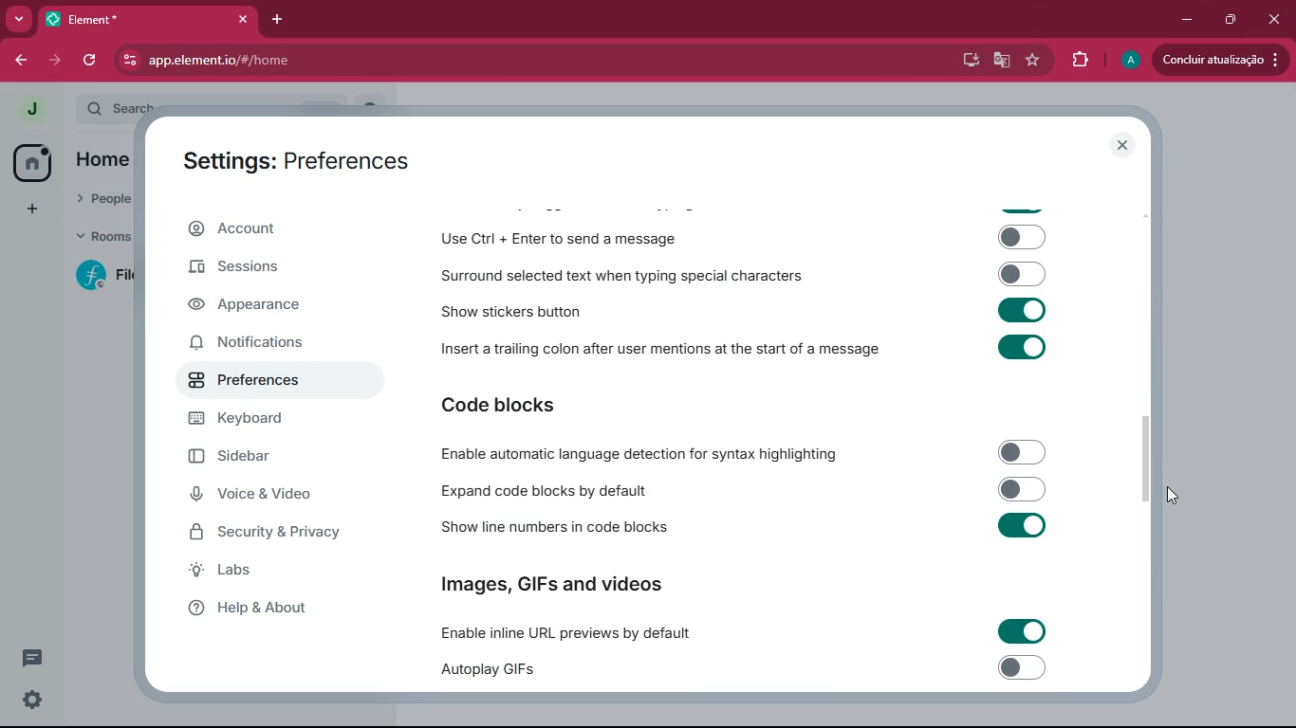  What do you see at coordinates (741, 310) in the screenshot?
I see `Show stickers button` at bounding box center [741, 310].